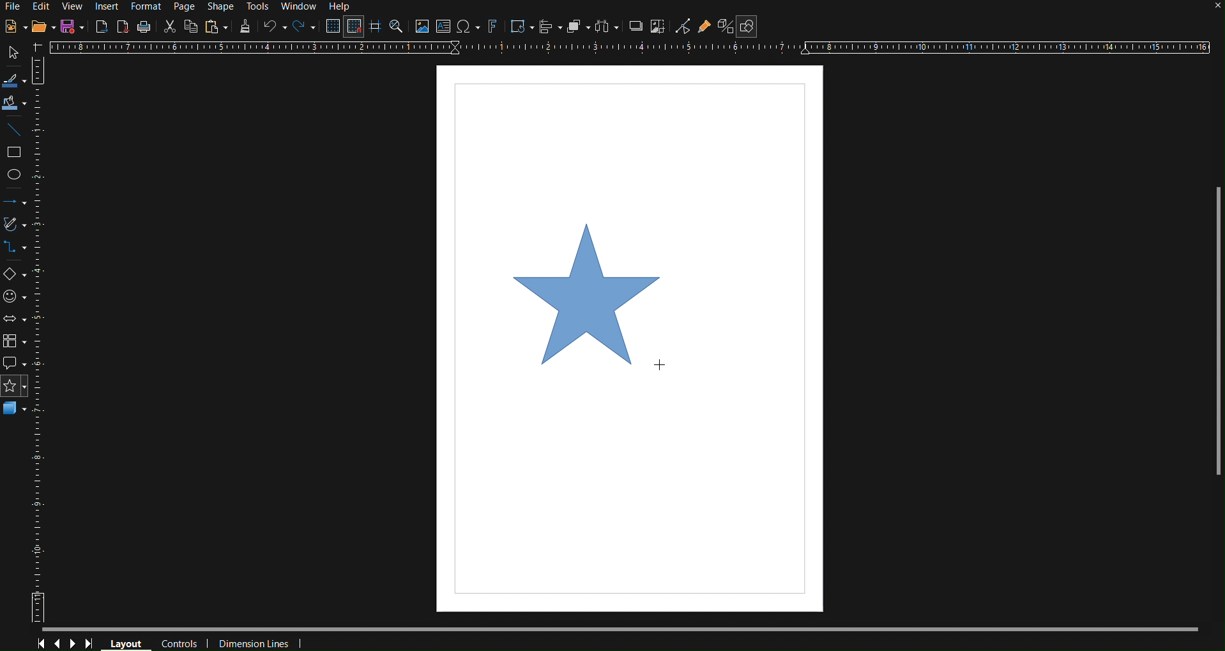 This screenshot has width=1225, height=651. I want to click on Callout Shapes, so click(15, 364).